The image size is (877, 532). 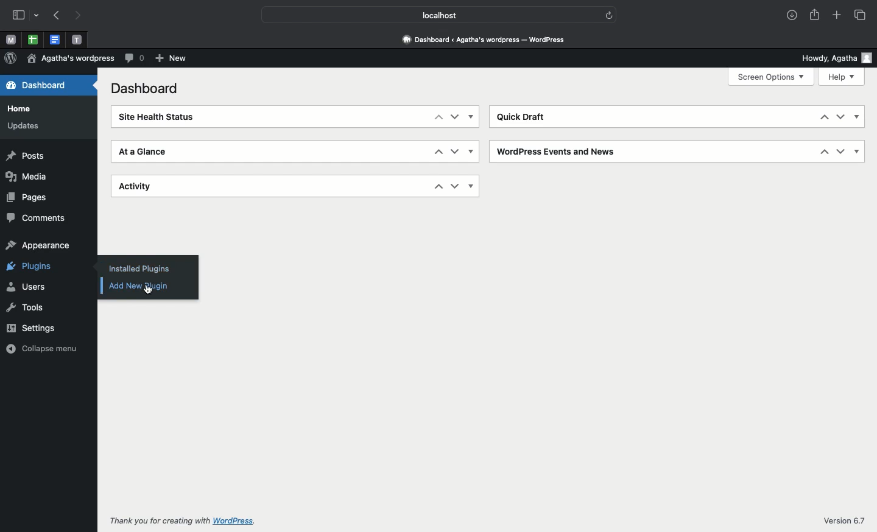 I want to click on Activity, so click(x=138, y=185).